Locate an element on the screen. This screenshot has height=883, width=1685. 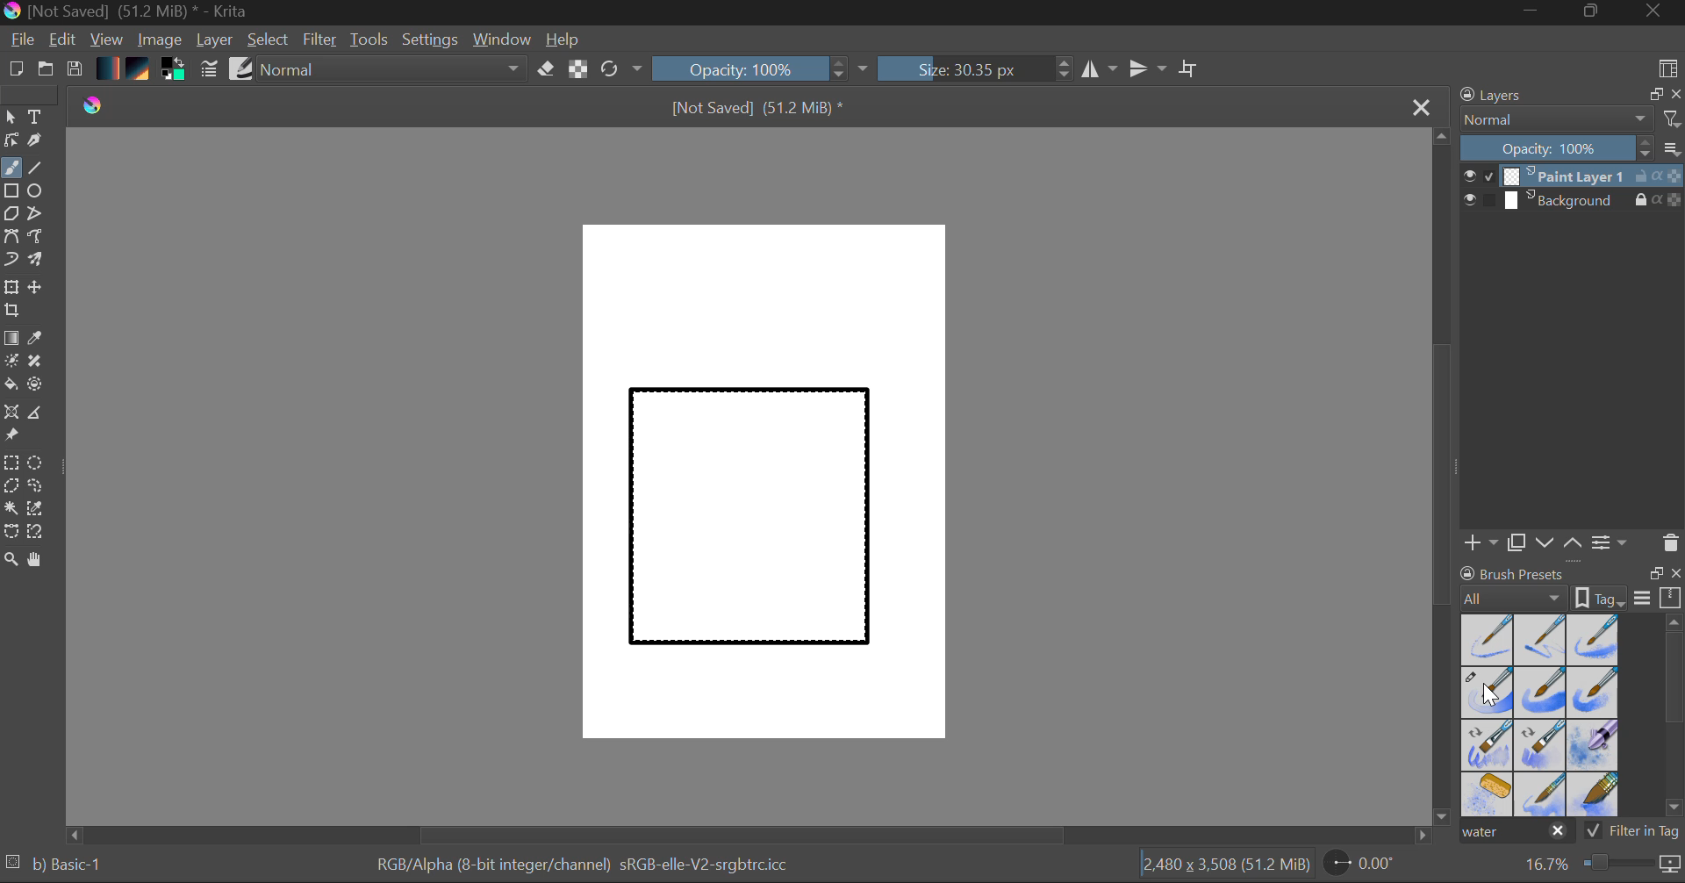
Zoom is located at coordinates (11, 561).